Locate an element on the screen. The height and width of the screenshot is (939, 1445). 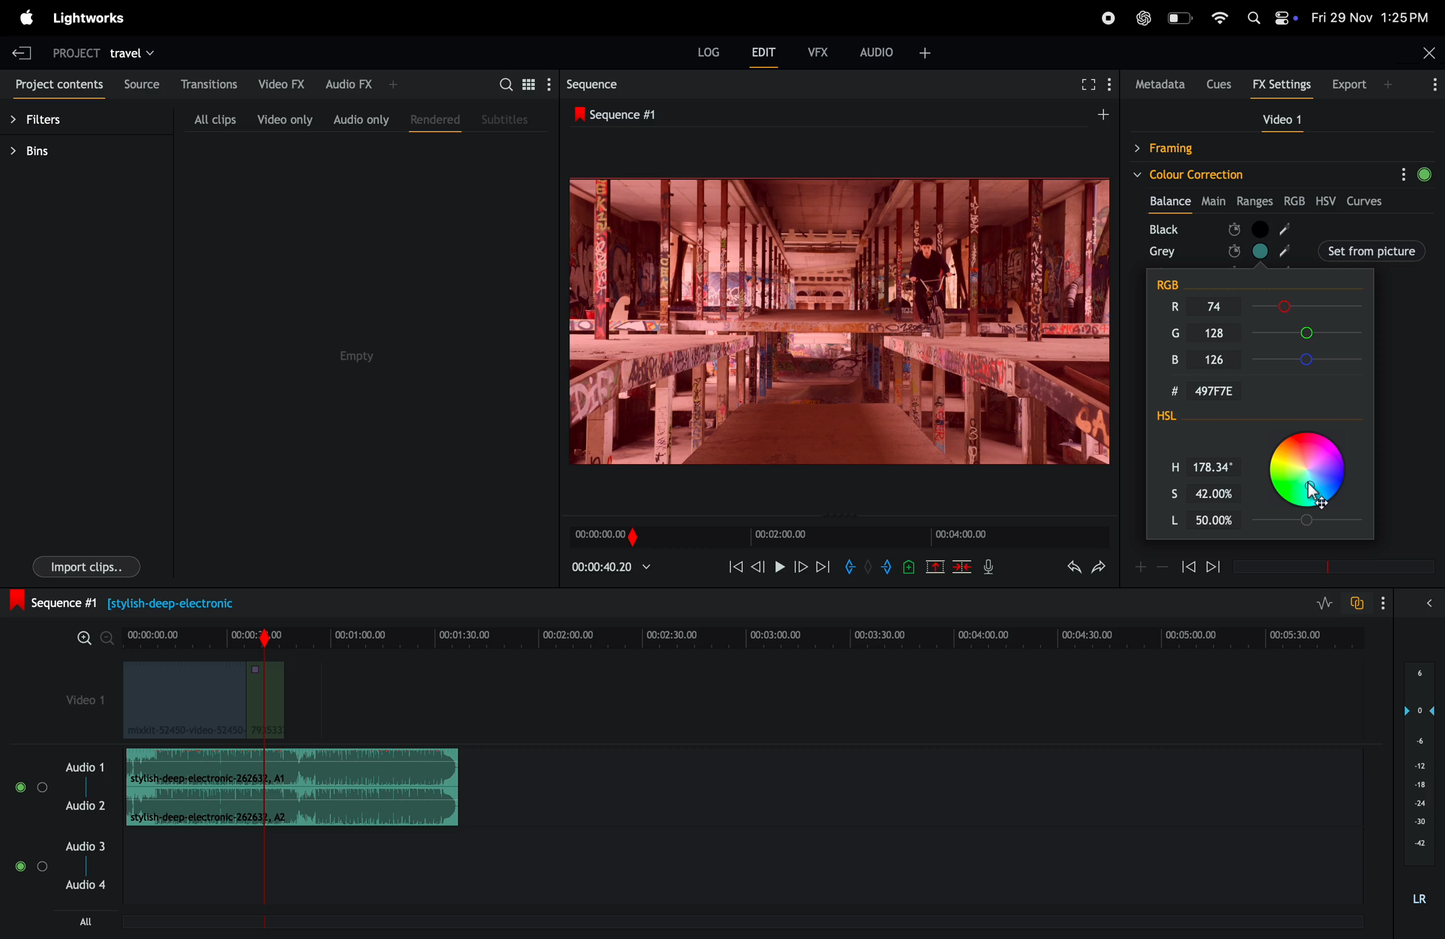
toggle is located at coordinates (19, 866).